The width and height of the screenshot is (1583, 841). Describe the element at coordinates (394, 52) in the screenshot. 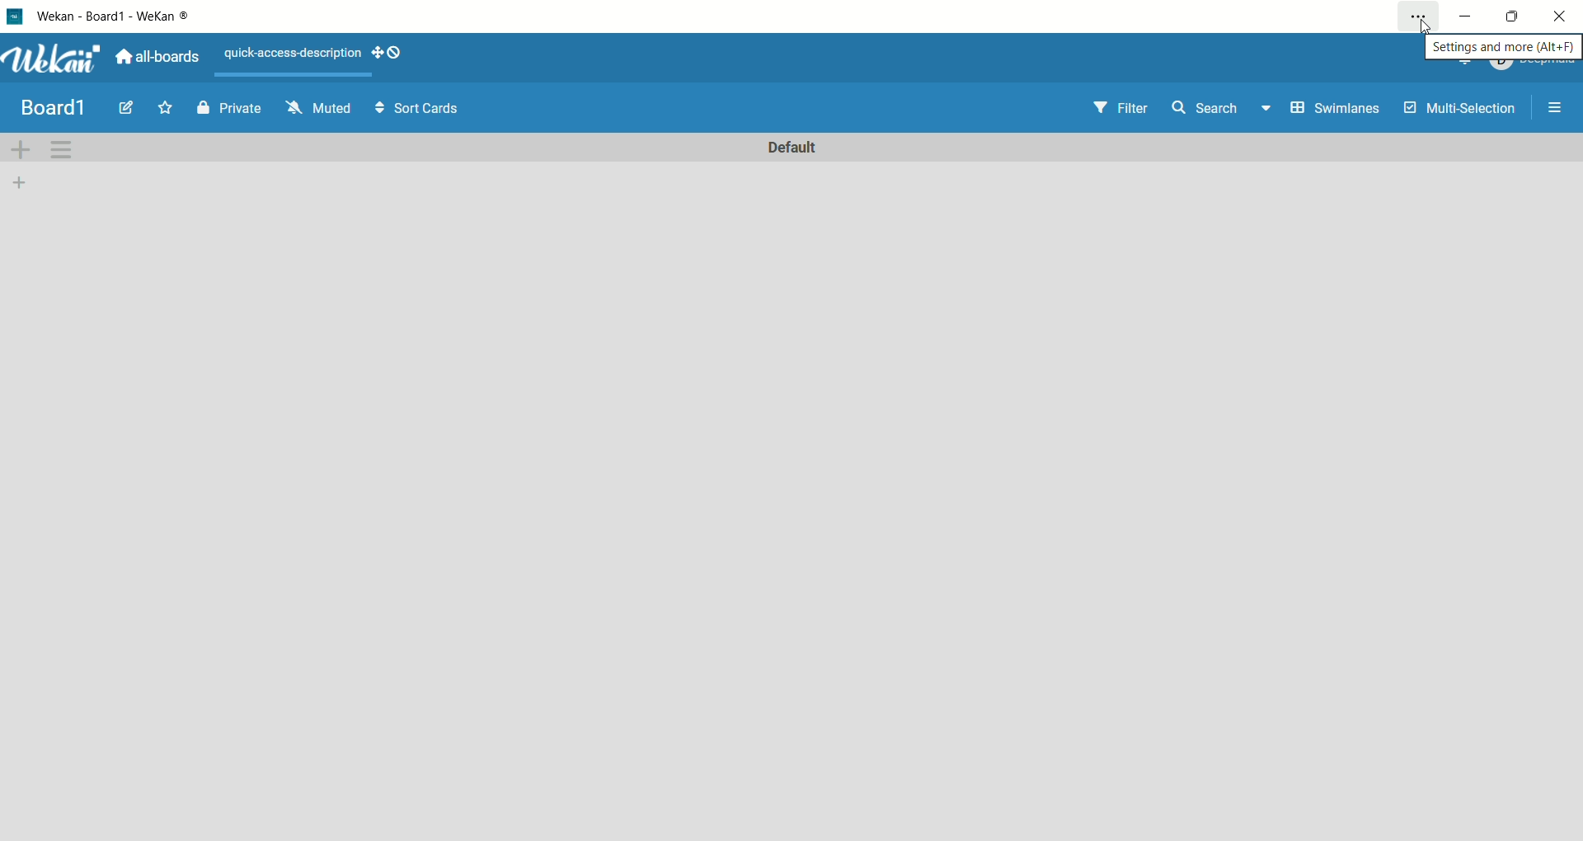

I see `show-desktop-drag-handles` at that location.